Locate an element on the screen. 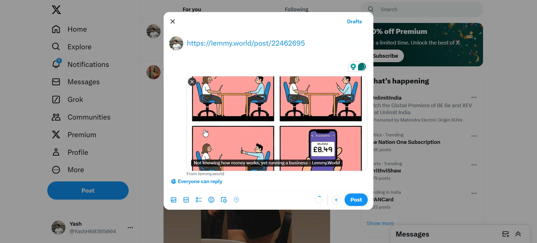  Everyone can reply is located at coordinates (197, 182).